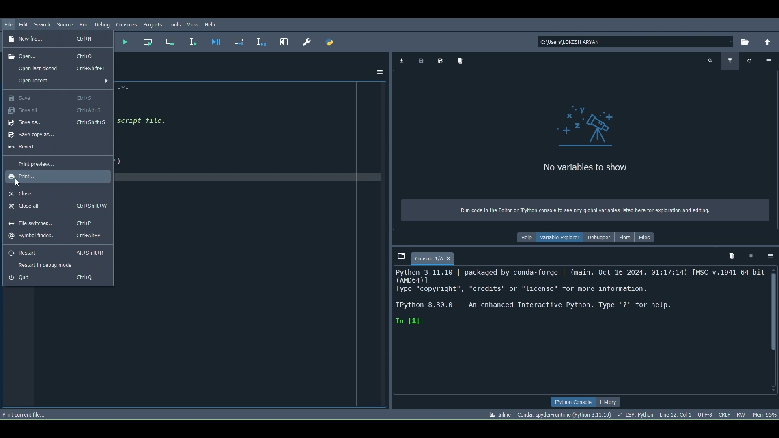  I want to click on Console, so click(438, 258).